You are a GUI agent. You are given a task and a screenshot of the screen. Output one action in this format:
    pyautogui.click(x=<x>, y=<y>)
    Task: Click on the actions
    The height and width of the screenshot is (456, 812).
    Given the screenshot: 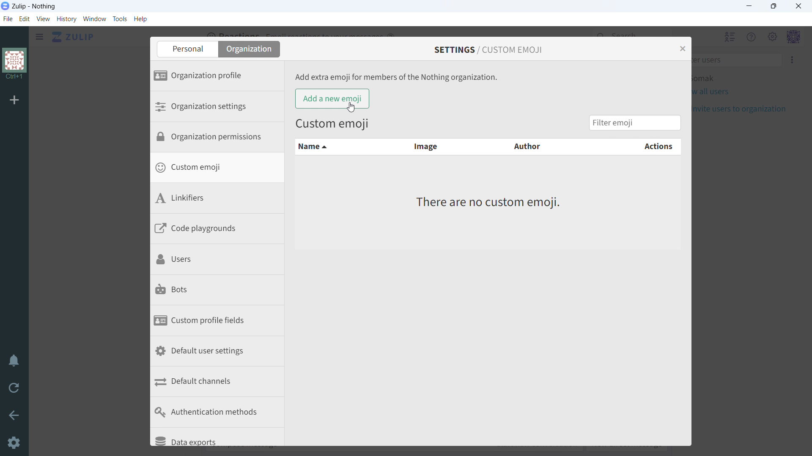 What is the action you would take?
    pyautogui.click(x=628, y=147)
    